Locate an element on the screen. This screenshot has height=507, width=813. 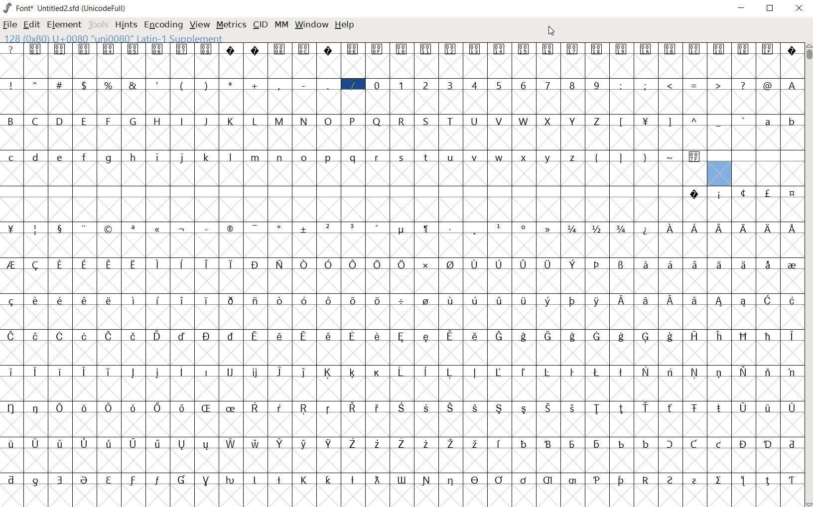
glyph is located at coordinates (427, 408).